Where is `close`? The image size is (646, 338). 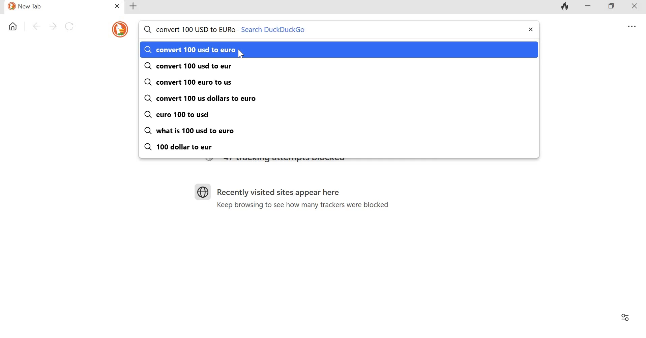
close is located at coordinates (637, 7).